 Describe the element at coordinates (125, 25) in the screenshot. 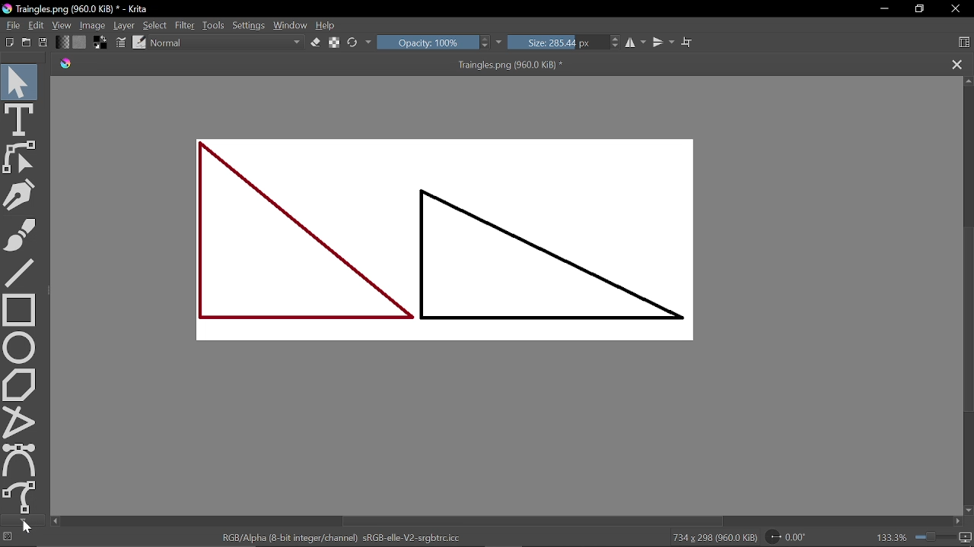

I see `Layer` at that location.